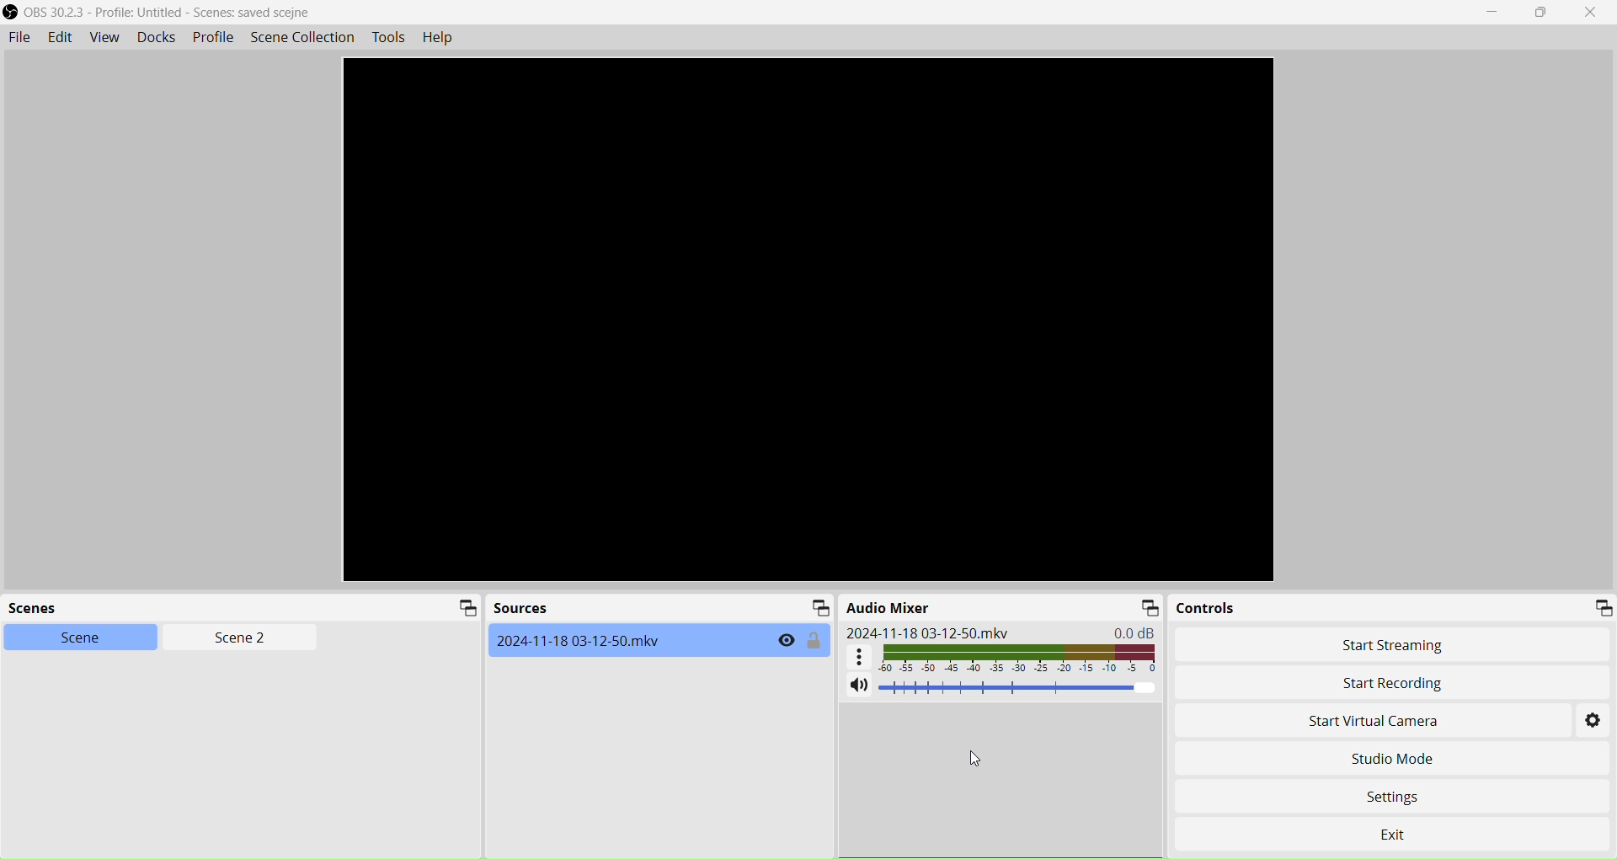 The width and height of the screenshot is (1617, 859). I want to click on Start Recording, so click(1334, 683).